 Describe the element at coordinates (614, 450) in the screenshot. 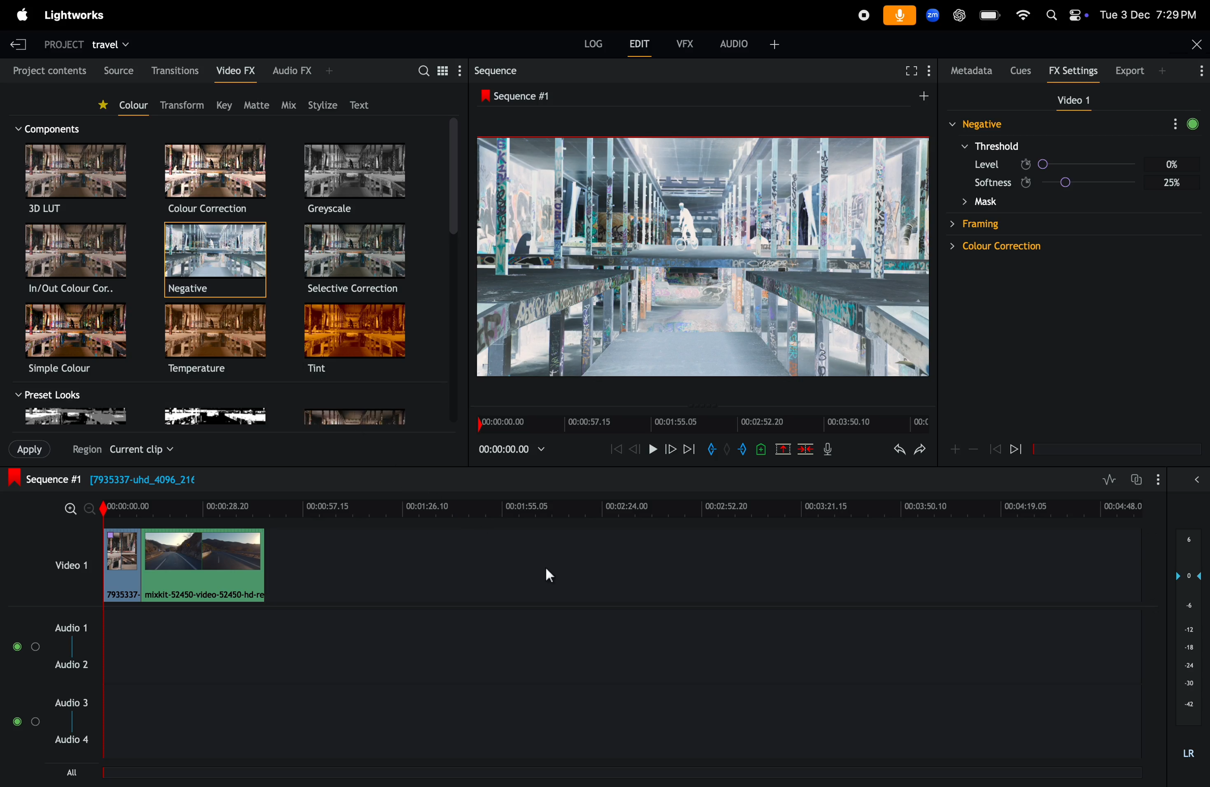

I see `rewind` at that location.